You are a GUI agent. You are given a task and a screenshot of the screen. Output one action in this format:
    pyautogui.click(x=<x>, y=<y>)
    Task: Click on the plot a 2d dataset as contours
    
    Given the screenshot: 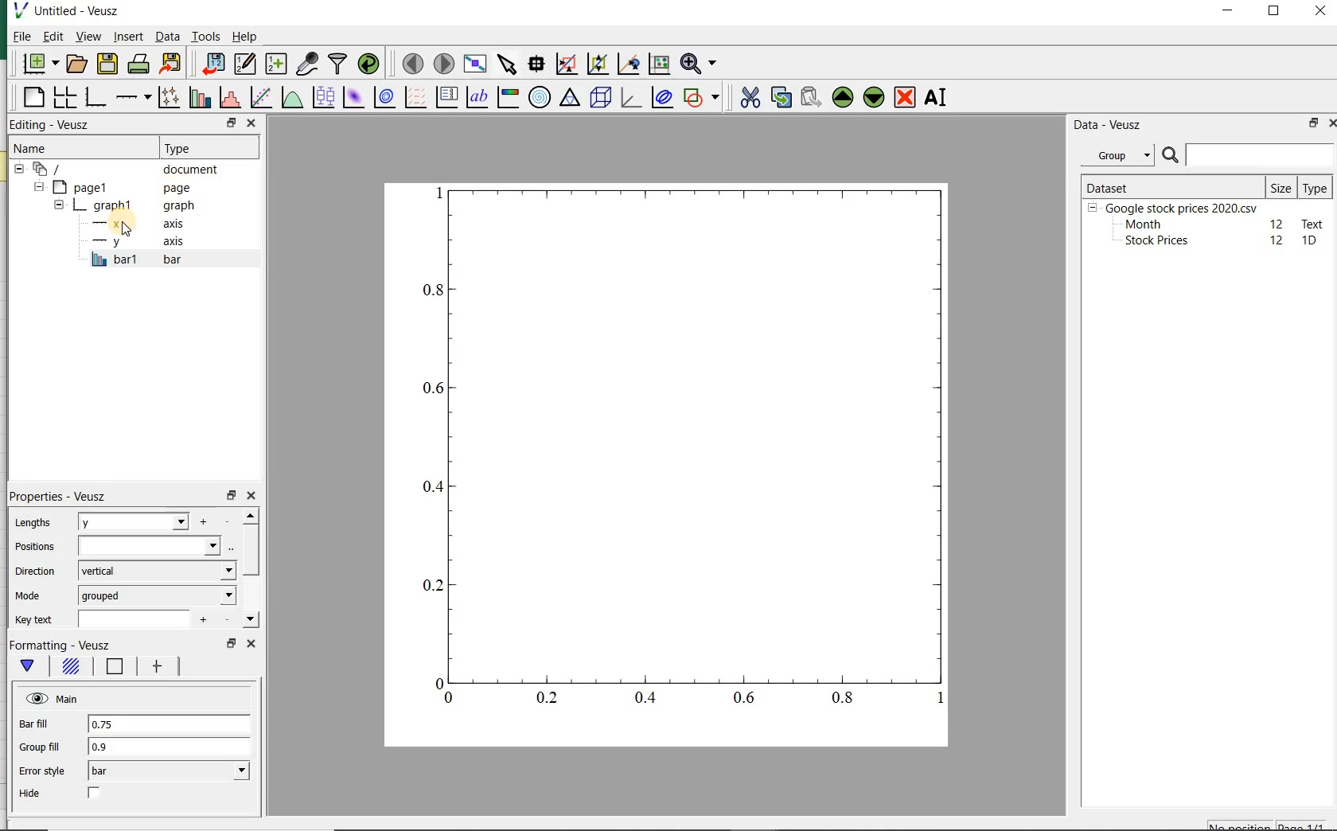 What is the action you would take?
    pyautogui.click(x=382, y=99)
    